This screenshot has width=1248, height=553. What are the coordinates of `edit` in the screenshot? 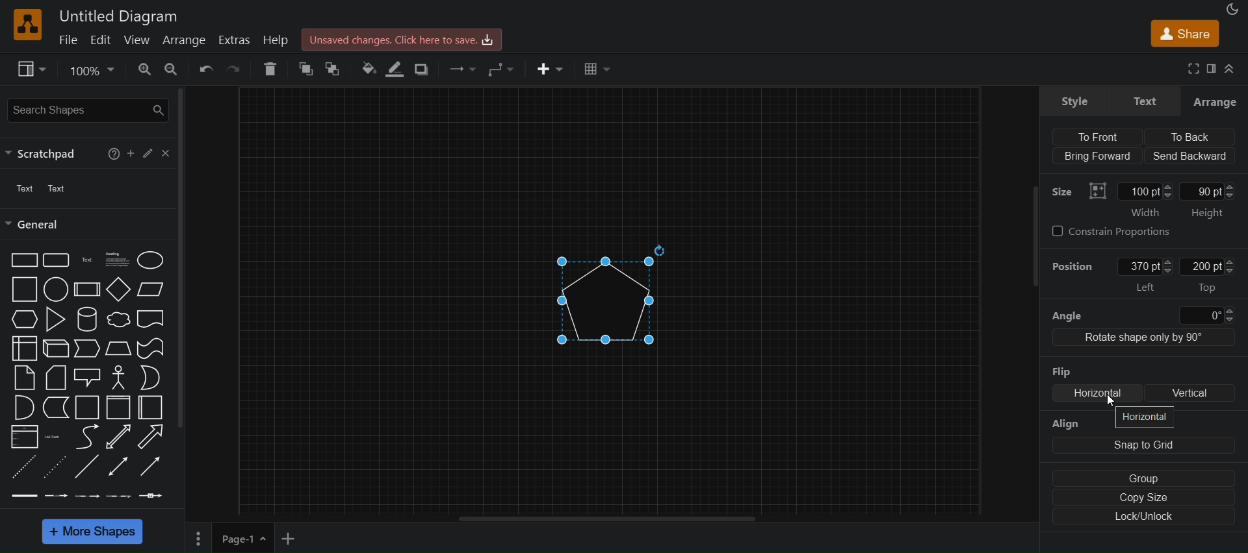 It's located at (103, 39).